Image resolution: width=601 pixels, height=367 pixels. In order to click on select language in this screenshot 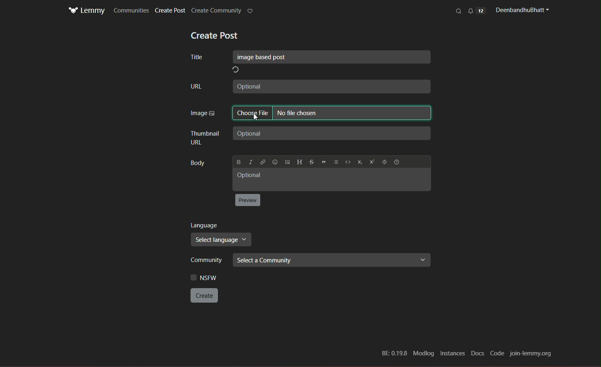, I will do `click(222, 239)`.